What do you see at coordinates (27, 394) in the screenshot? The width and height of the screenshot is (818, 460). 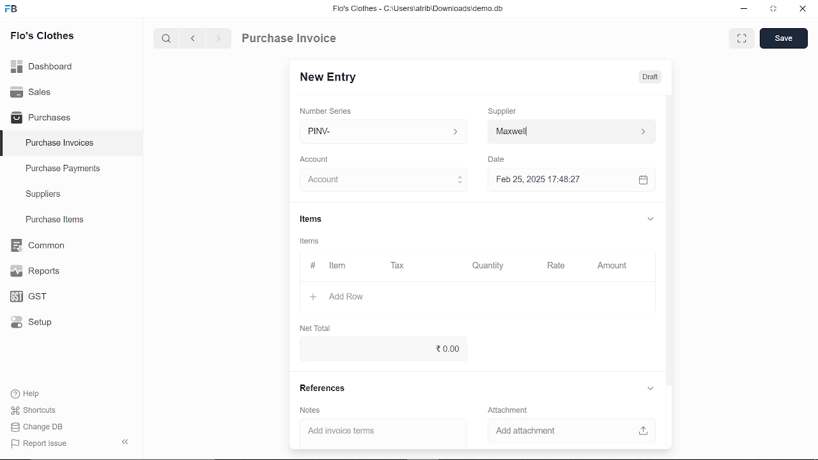 I see `Help` at bounding box center [27, 394].